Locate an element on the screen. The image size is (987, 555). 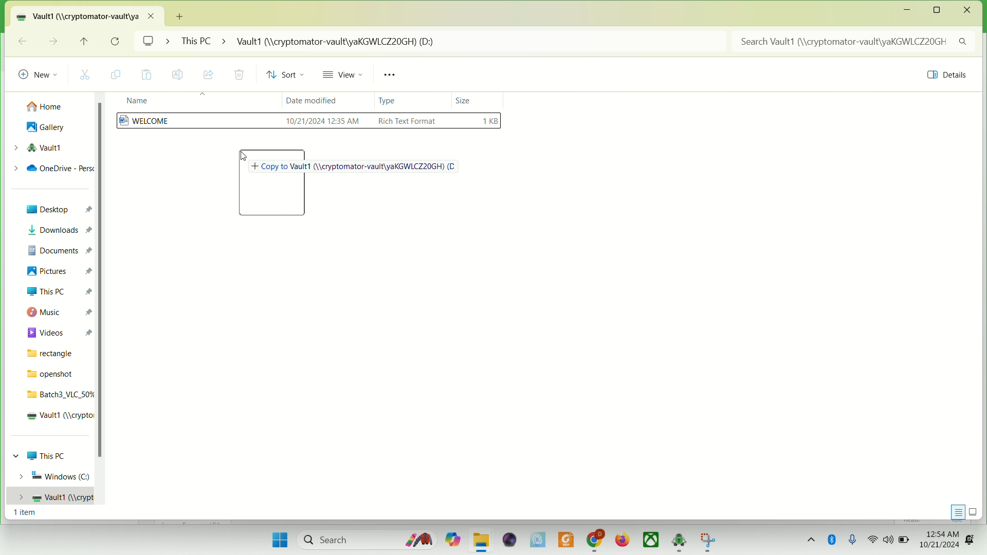
copilet is located at coordinates (450, 540).